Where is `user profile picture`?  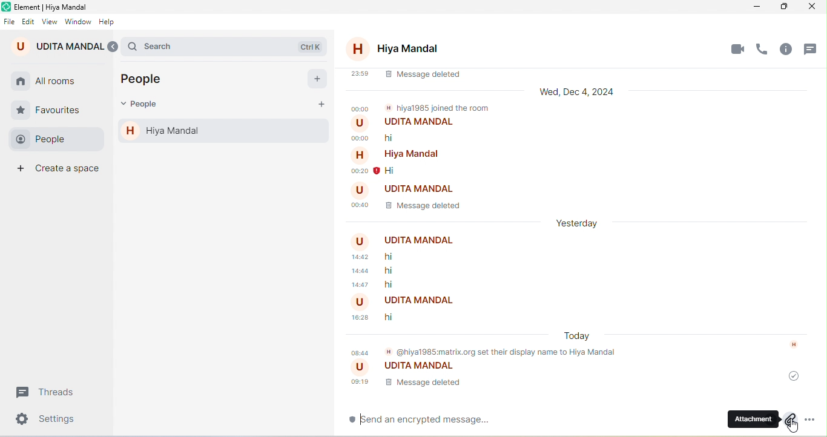 user profile picture is located at coordinates (358, 190).